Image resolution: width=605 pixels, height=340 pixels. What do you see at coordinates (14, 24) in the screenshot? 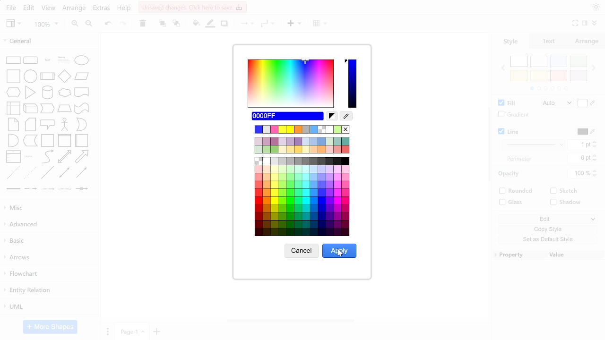
I see `view` at bounding box center [14, 24].